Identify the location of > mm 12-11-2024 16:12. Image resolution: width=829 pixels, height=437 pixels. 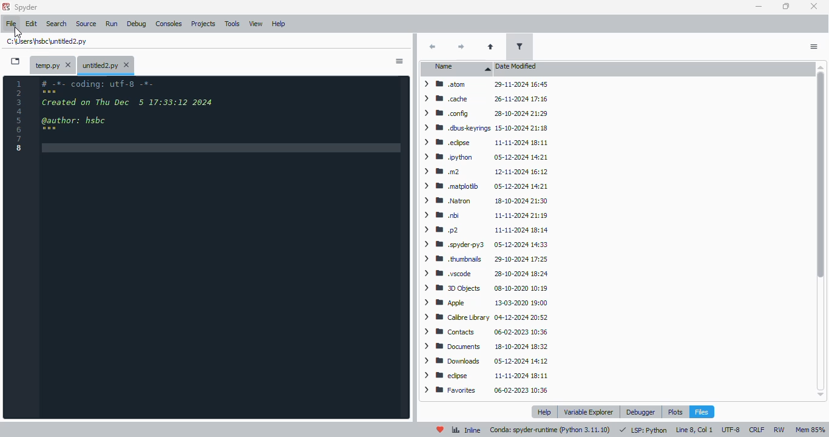
(486, 172).